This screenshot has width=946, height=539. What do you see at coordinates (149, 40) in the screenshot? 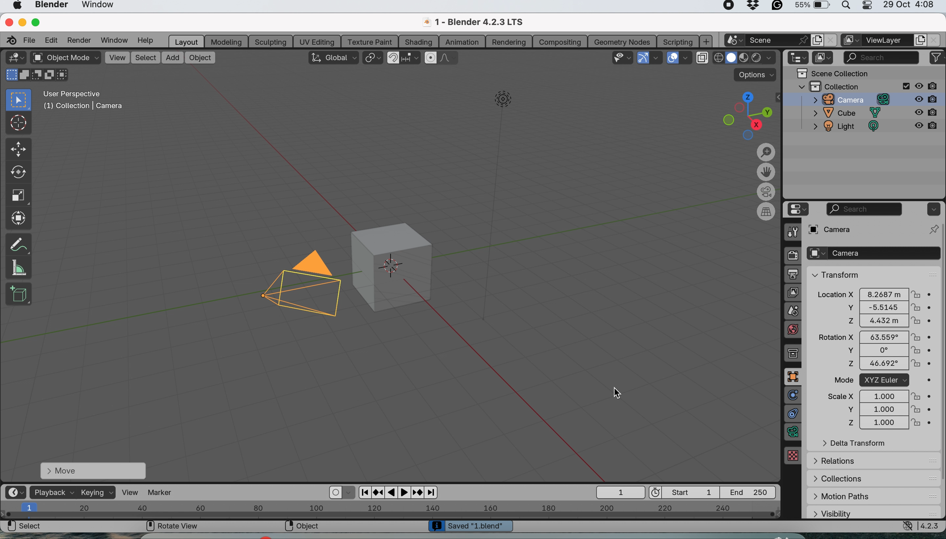
I see `help` at bounding box center [149, 40].